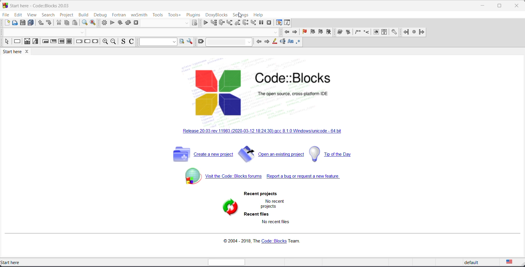 The height and width of the screenshot is (267, 525). Describe the element at coordinates (288, 23) in the screenshot. I see `various info` at that location.